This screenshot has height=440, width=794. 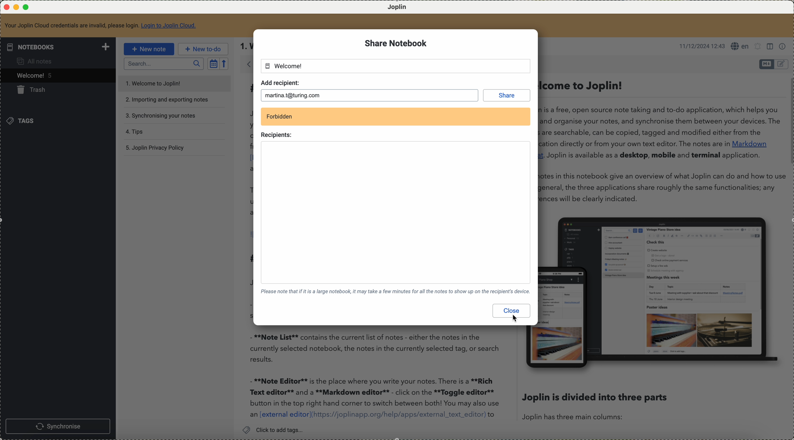 I want to click on please note that if it is a large notebook, it may take a few minutes for all the notes to show up on the recipient's device, so click(x=395, y=293).